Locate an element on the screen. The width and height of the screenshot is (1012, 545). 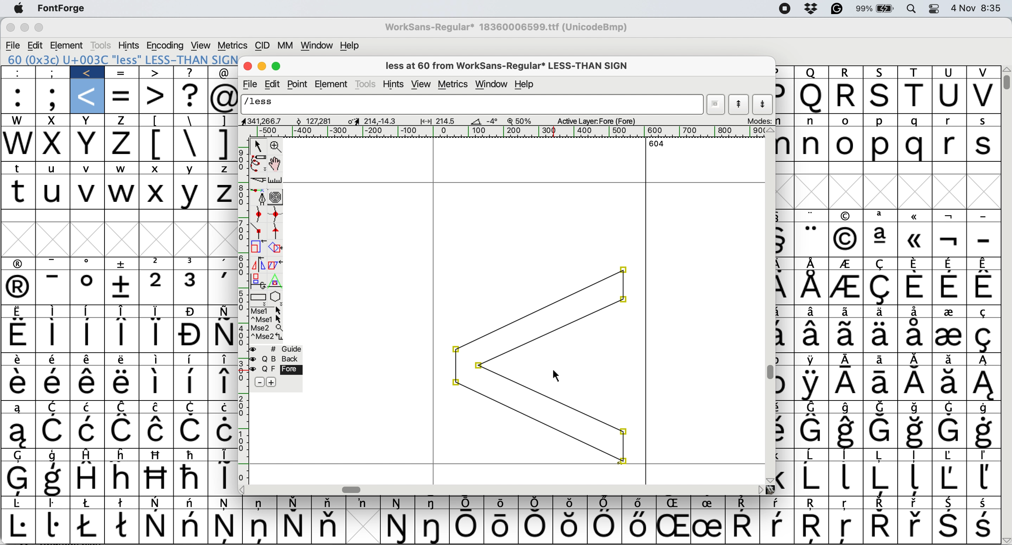
Symbol is located at coordinates (879, 479).